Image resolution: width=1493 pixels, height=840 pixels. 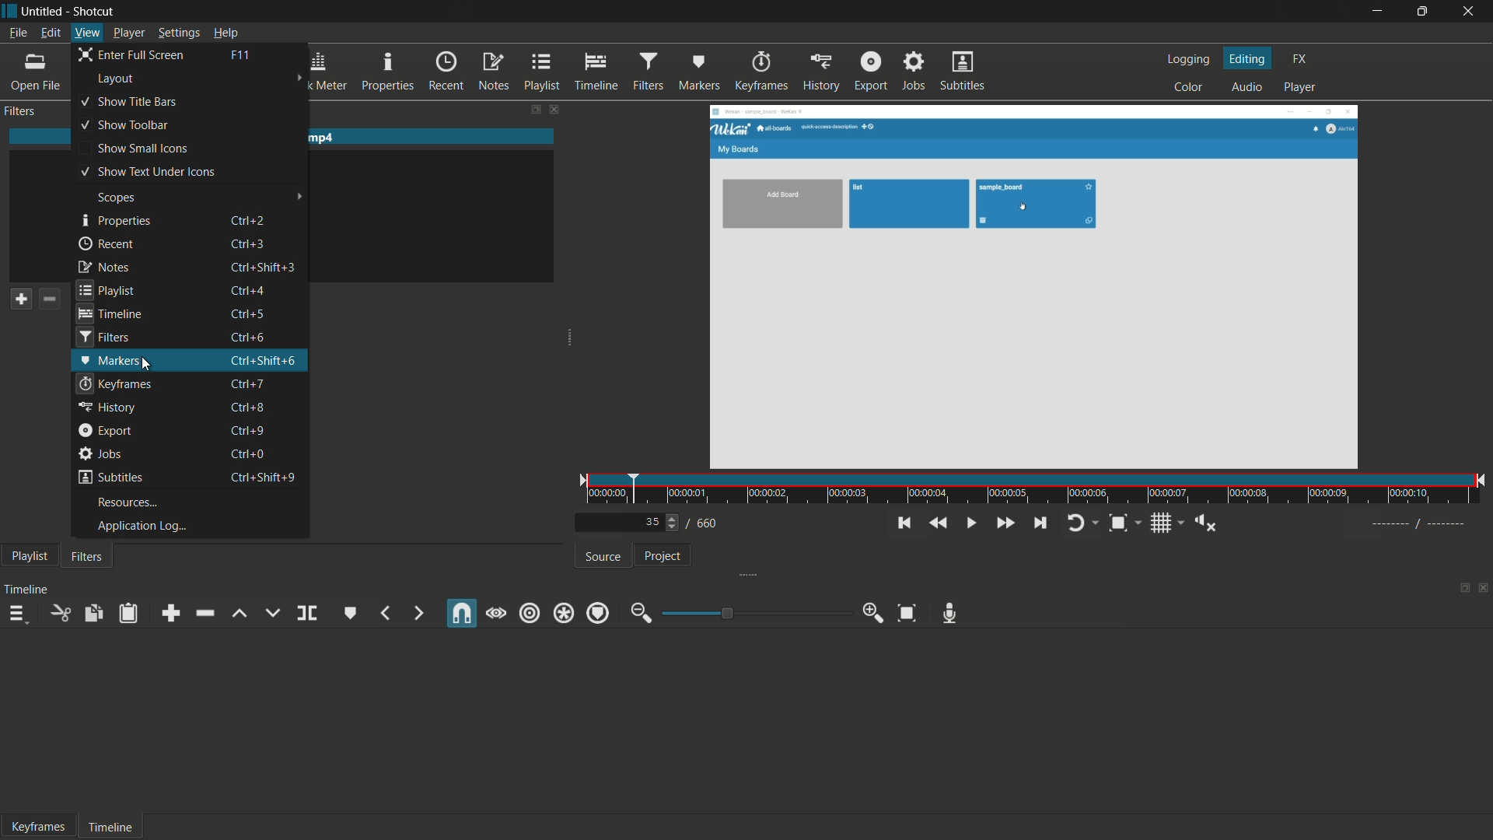 I want to click on notes, so click(x=494, y=73).